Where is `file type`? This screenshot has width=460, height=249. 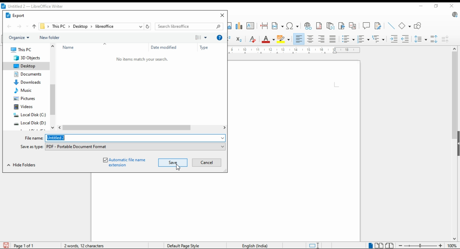 file type is located at coordinates (32, 147).